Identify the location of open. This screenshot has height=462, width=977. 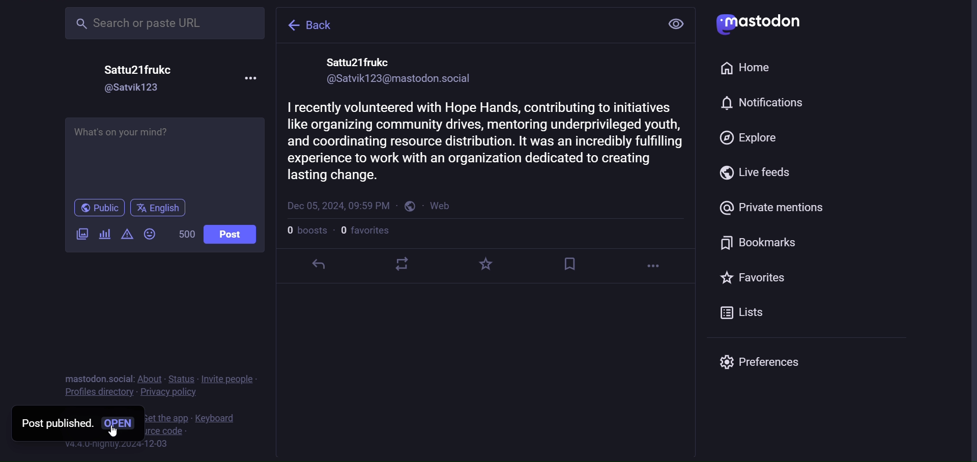
(122, 424).